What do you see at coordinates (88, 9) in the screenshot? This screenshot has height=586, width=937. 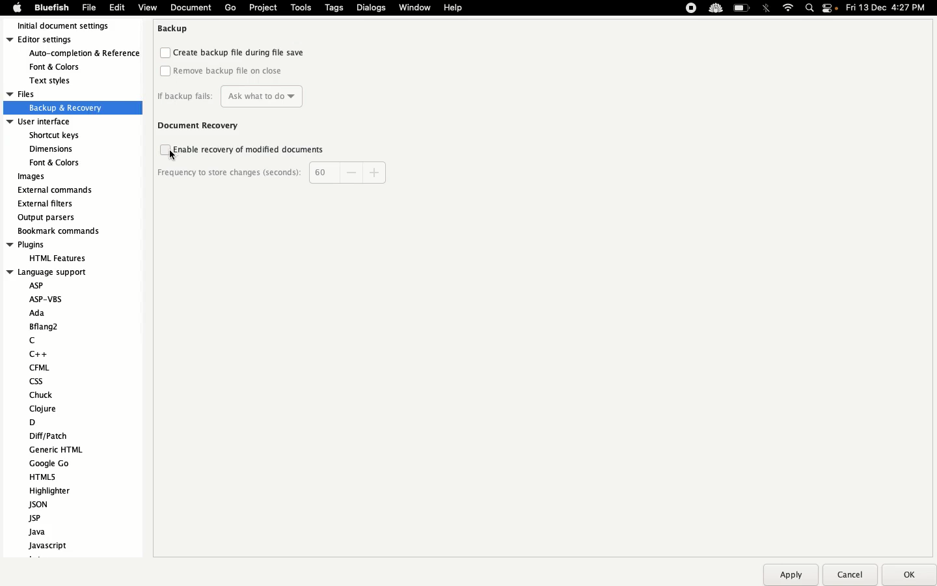 I see `File` at bounding box center [88, 9].